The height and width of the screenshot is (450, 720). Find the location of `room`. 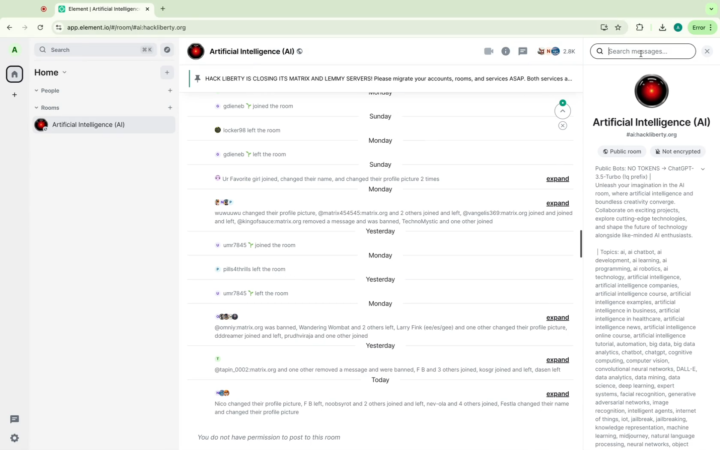

room is located at coordinates (102, 126).